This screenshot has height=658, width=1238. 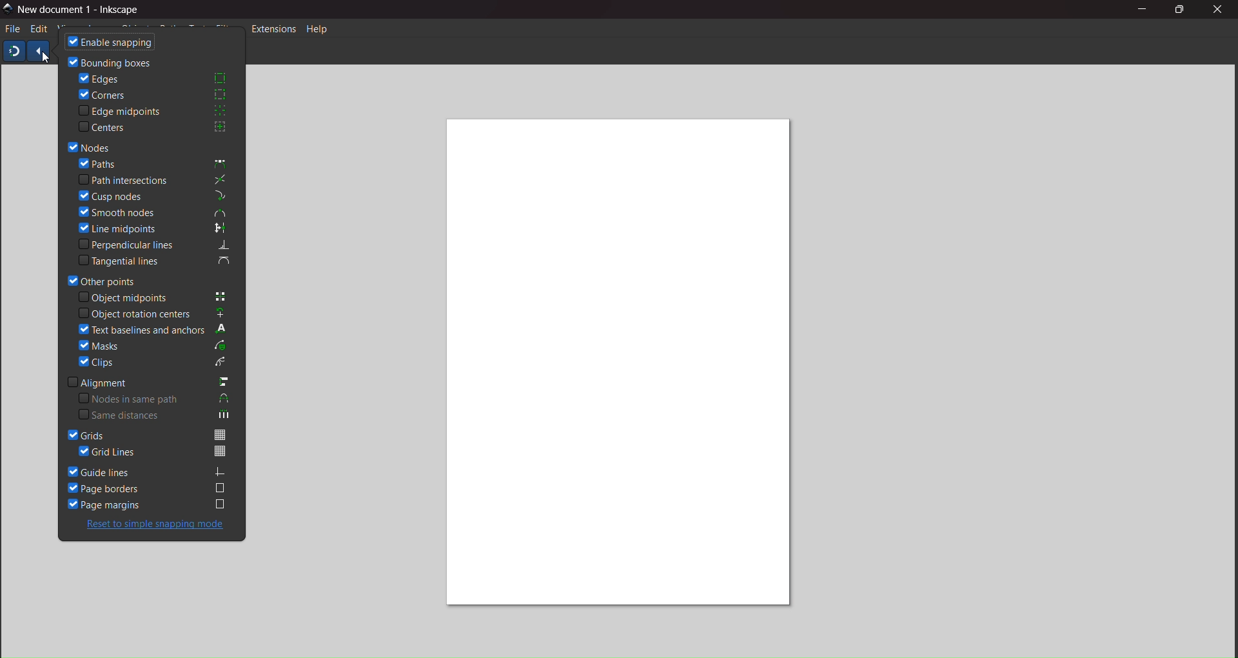 I want to click on close, so click(x=1222, y=11).